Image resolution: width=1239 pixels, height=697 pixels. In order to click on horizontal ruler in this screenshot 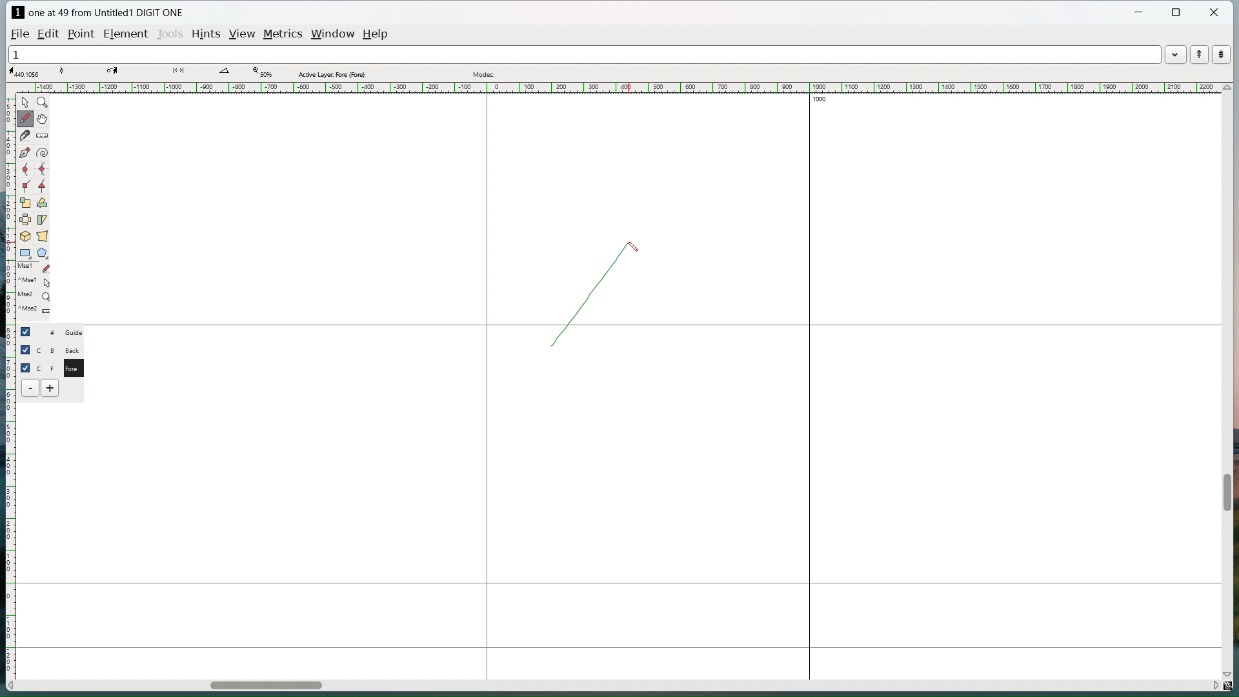, I will do `click(617, 87)`.